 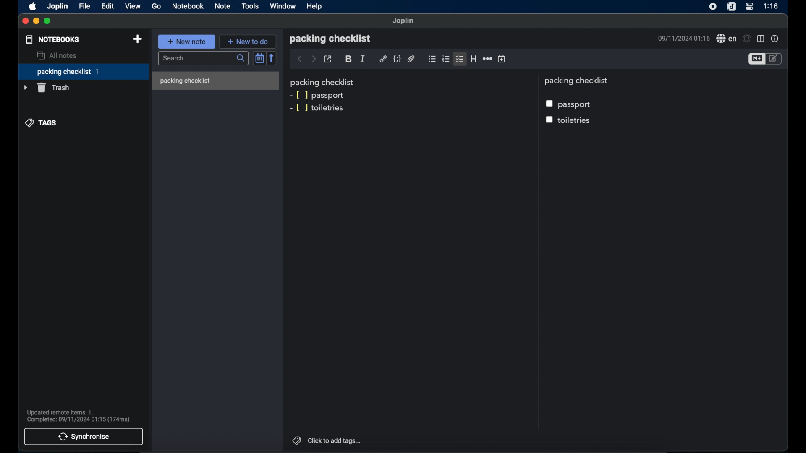 What do you see at coordinates (83, 72) in the screenshot?
I see `packing checklist` at bounding box center [83, 72].